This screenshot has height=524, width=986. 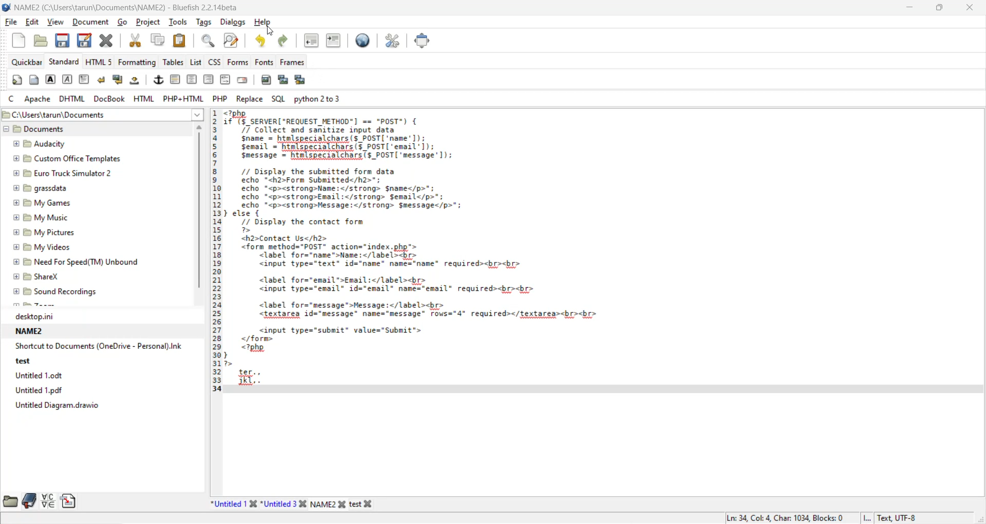 I want to click on html, so click(x=145, y=97).